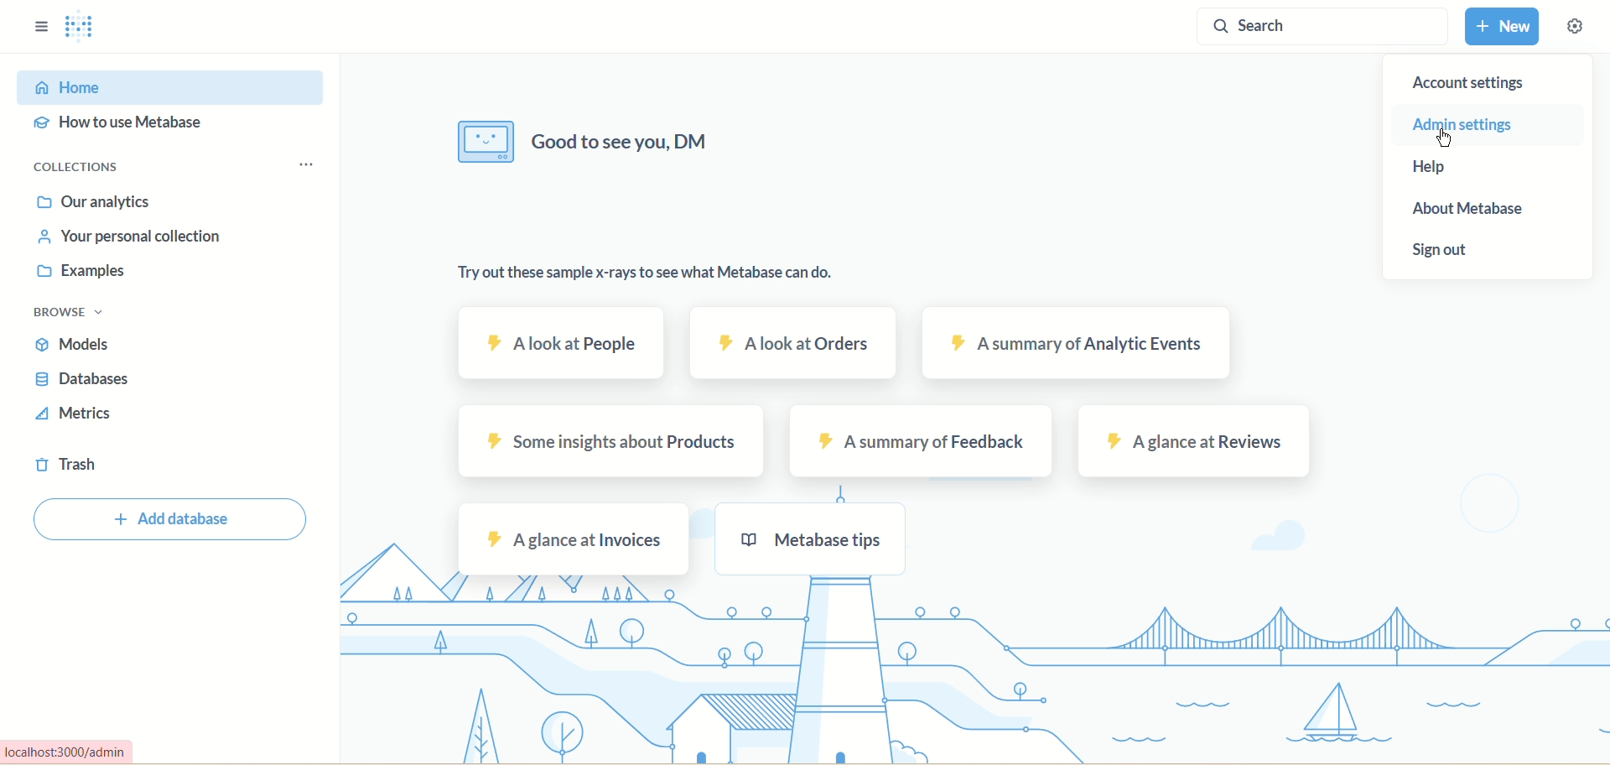 This screenshot has width=1610, height=765. I want to click on databases, so click(80, 382).